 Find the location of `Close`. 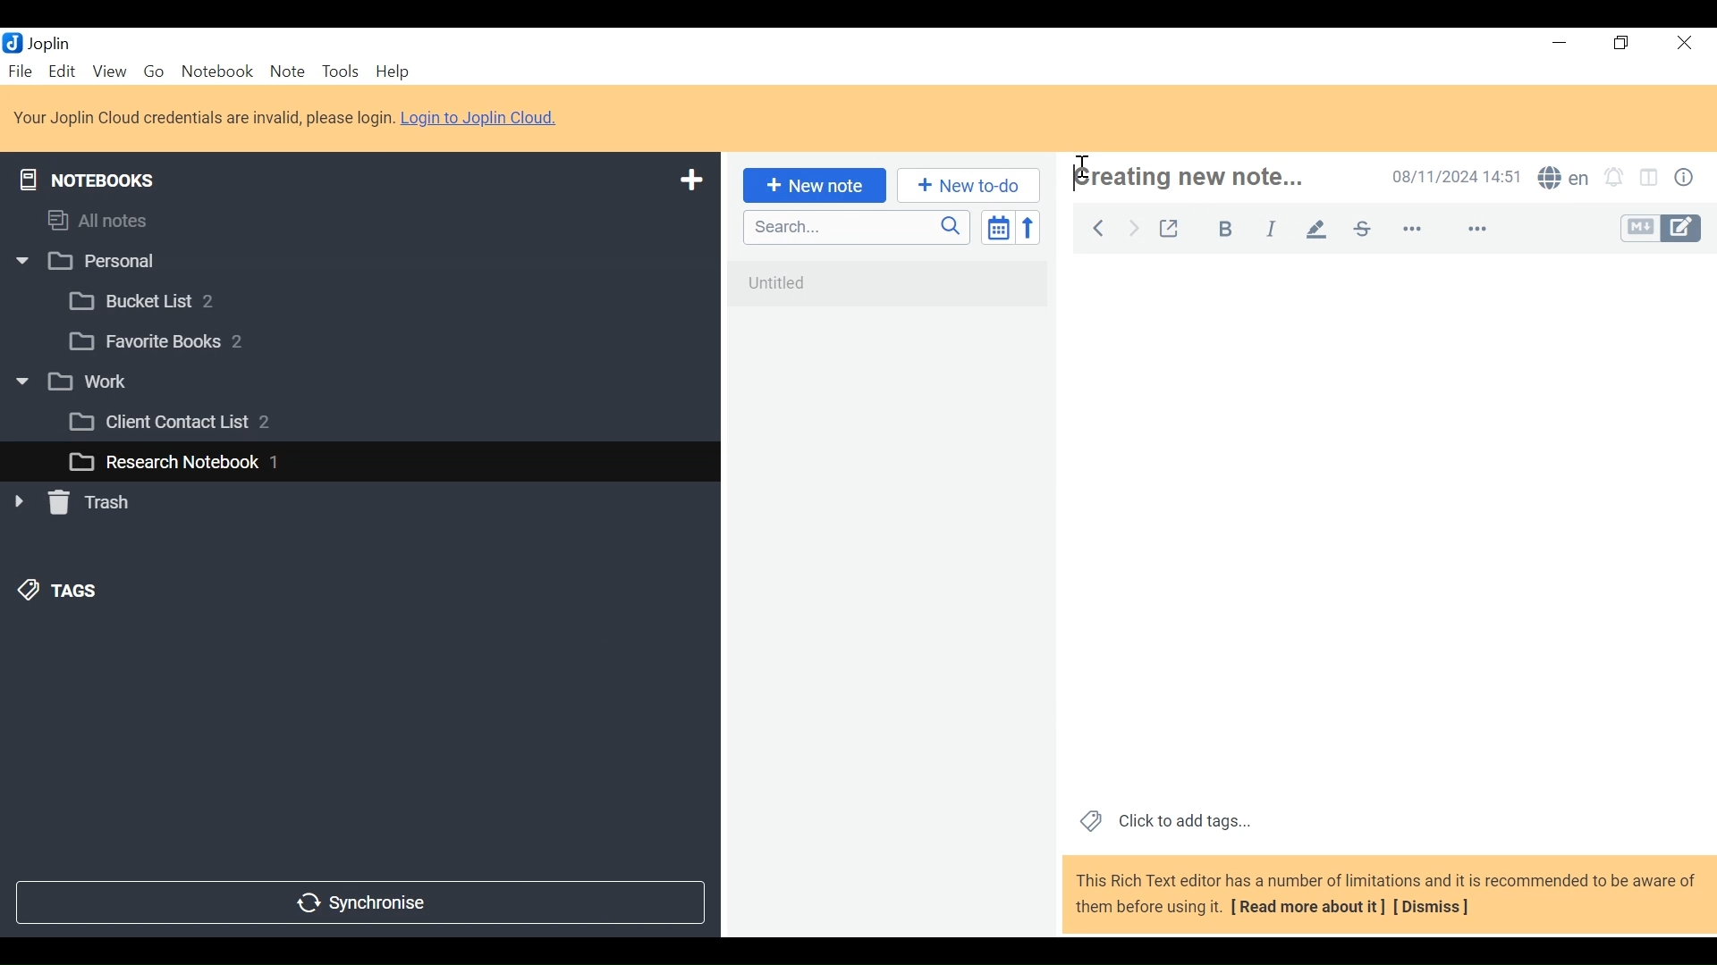

Close is located at coordinates (1681, 44).